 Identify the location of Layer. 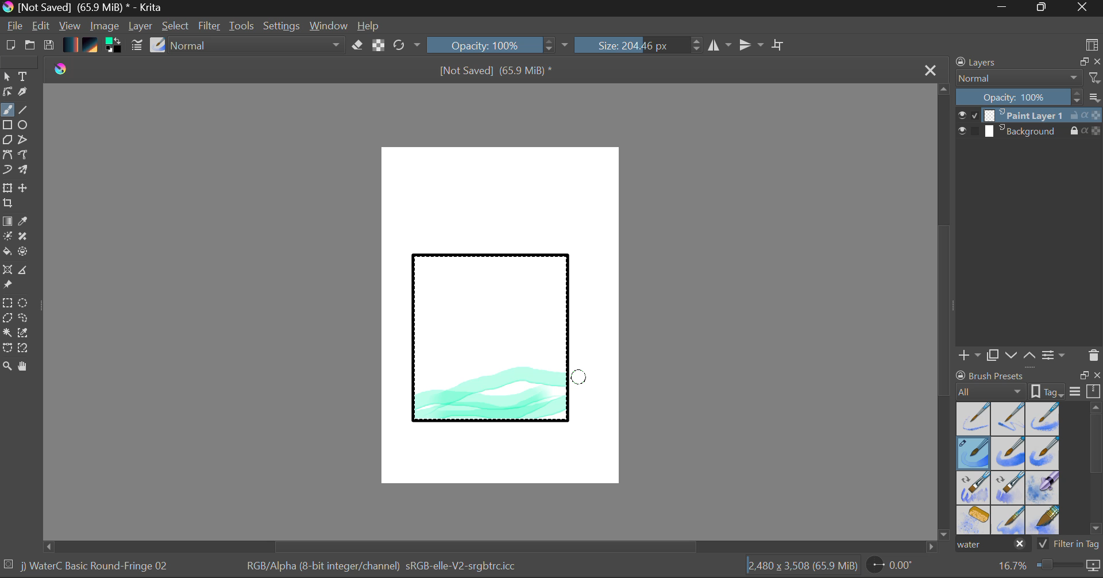
(142, 26).